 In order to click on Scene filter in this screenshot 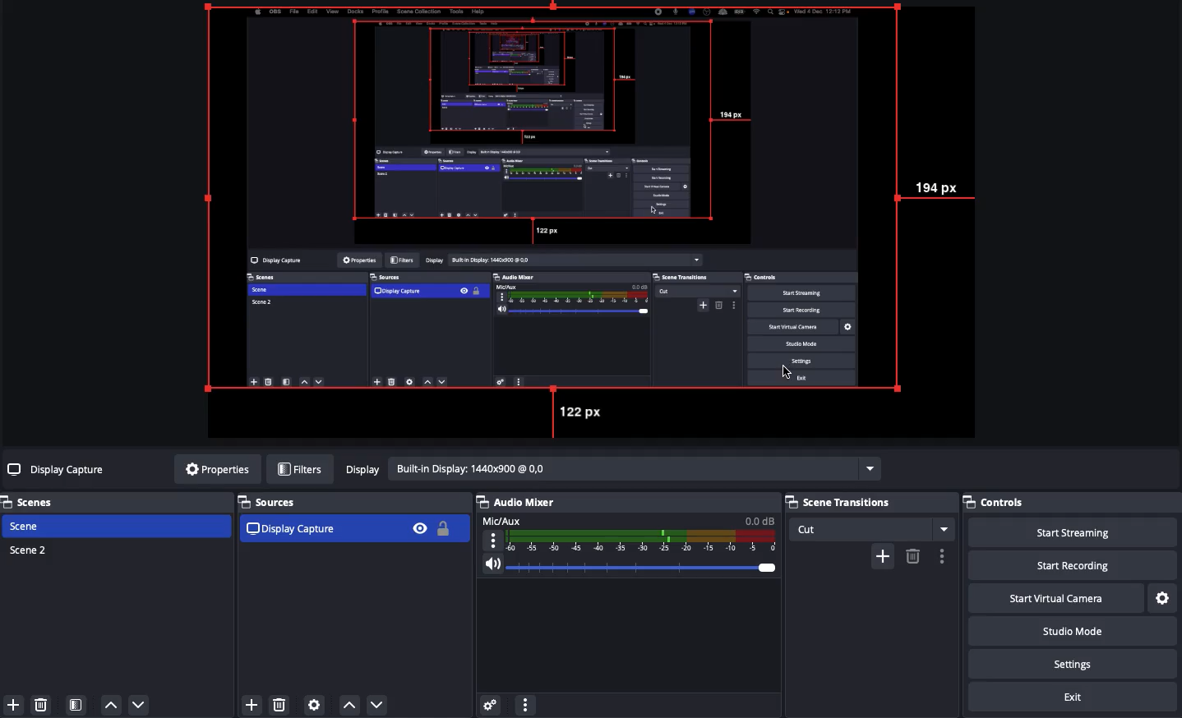, I will do `click(76, 706)`.